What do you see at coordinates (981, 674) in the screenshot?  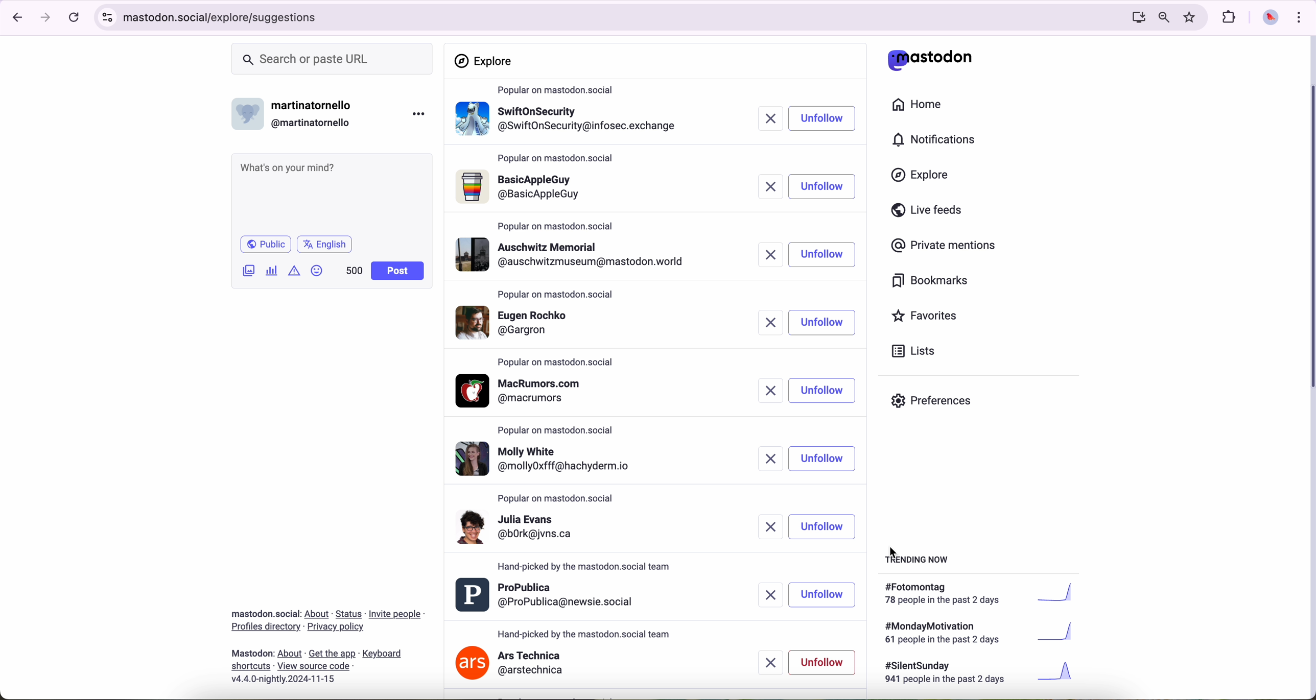 I see `#silentsunday` at bounding box center [981, 674].